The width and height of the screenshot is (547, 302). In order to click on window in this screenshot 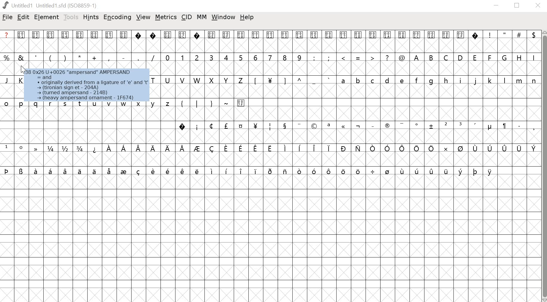, I will do `click(223, 18)`.